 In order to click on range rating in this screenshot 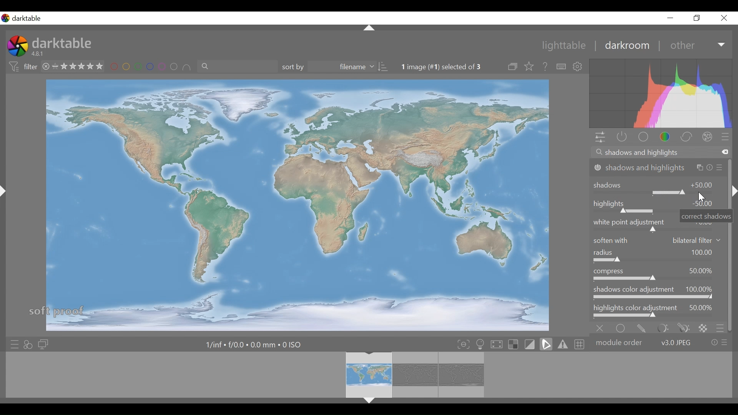, I will do `click(73, 66)`.